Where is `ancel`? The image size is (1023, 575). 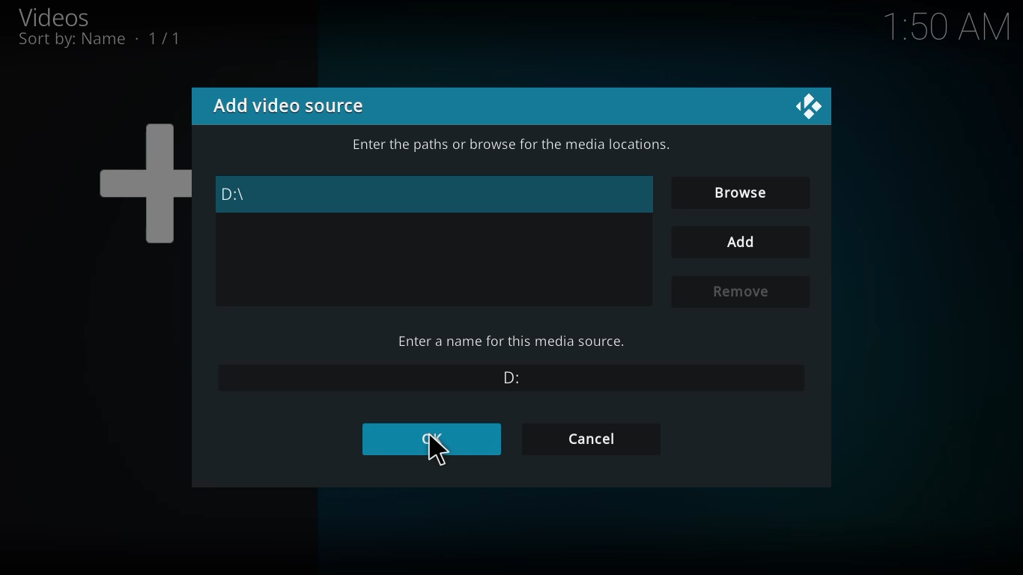
ancel is located at coordinates (595, 438).